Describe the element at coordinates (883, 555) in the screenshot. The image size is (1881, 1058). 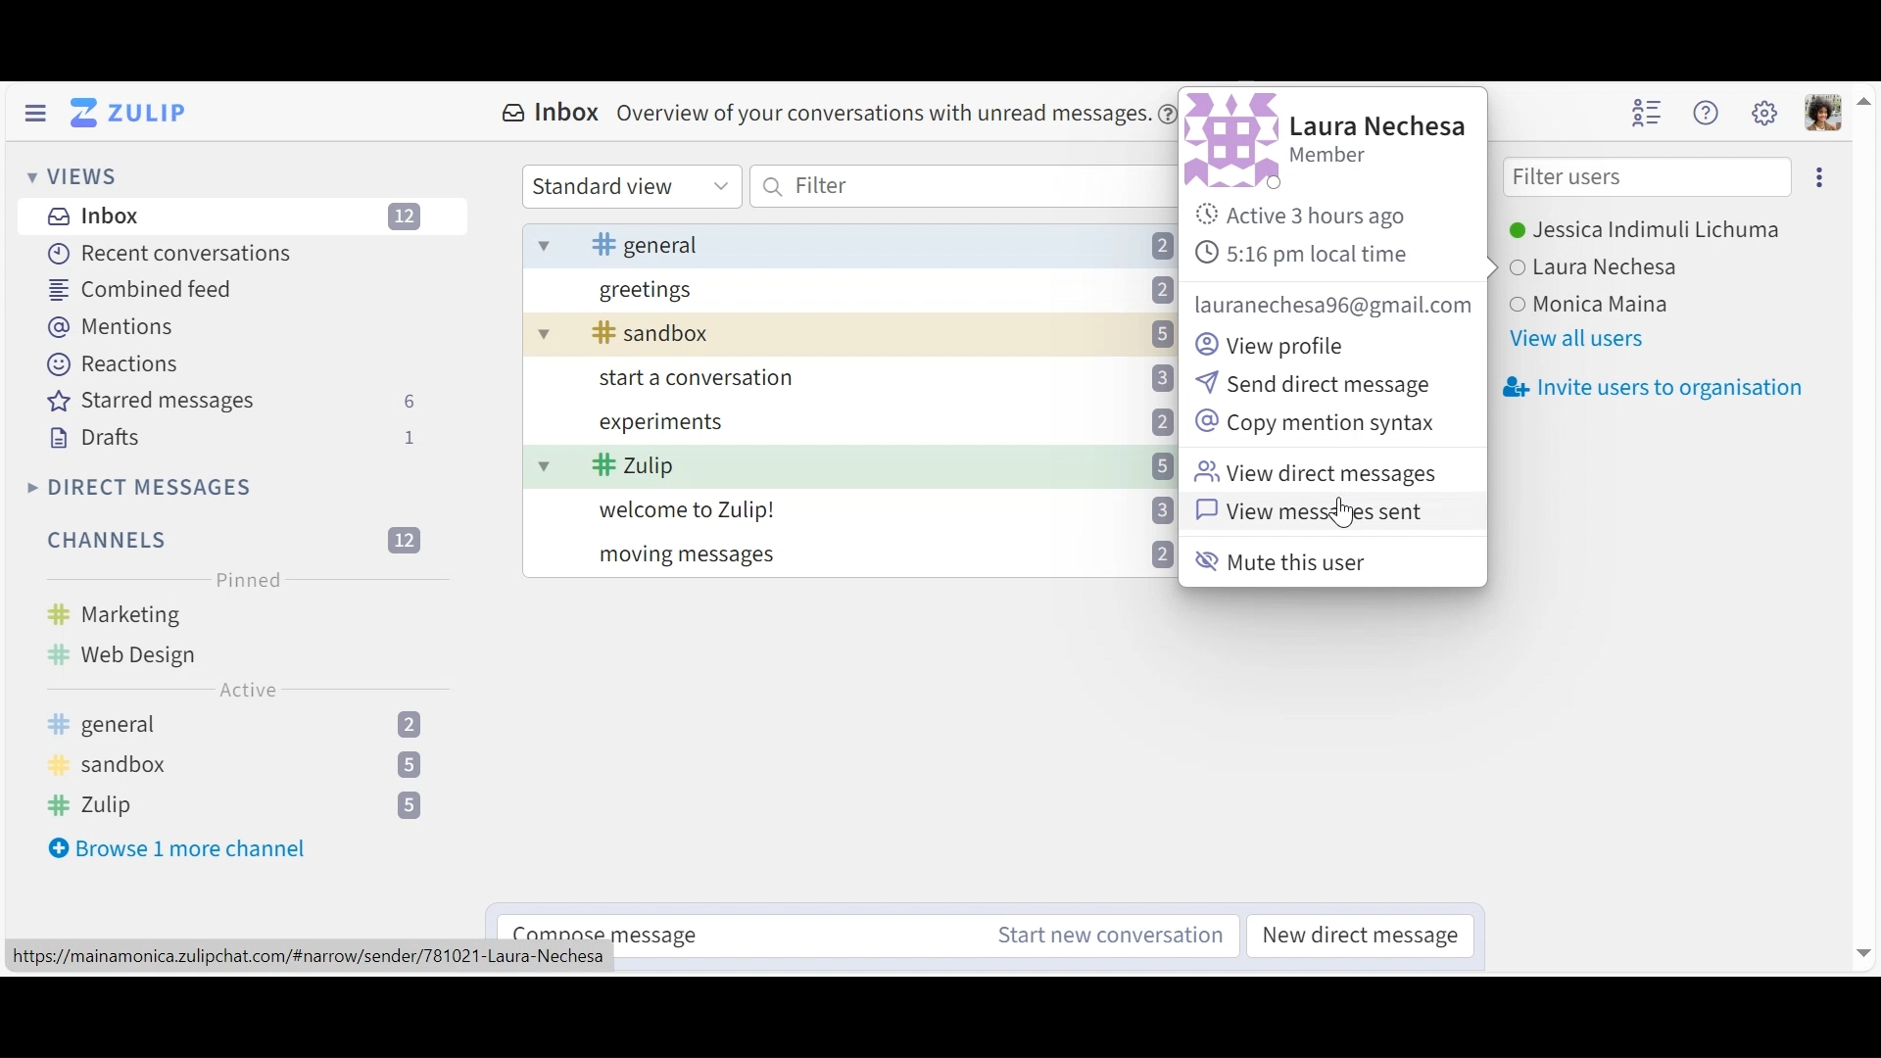
I see `moving messages` at that location.